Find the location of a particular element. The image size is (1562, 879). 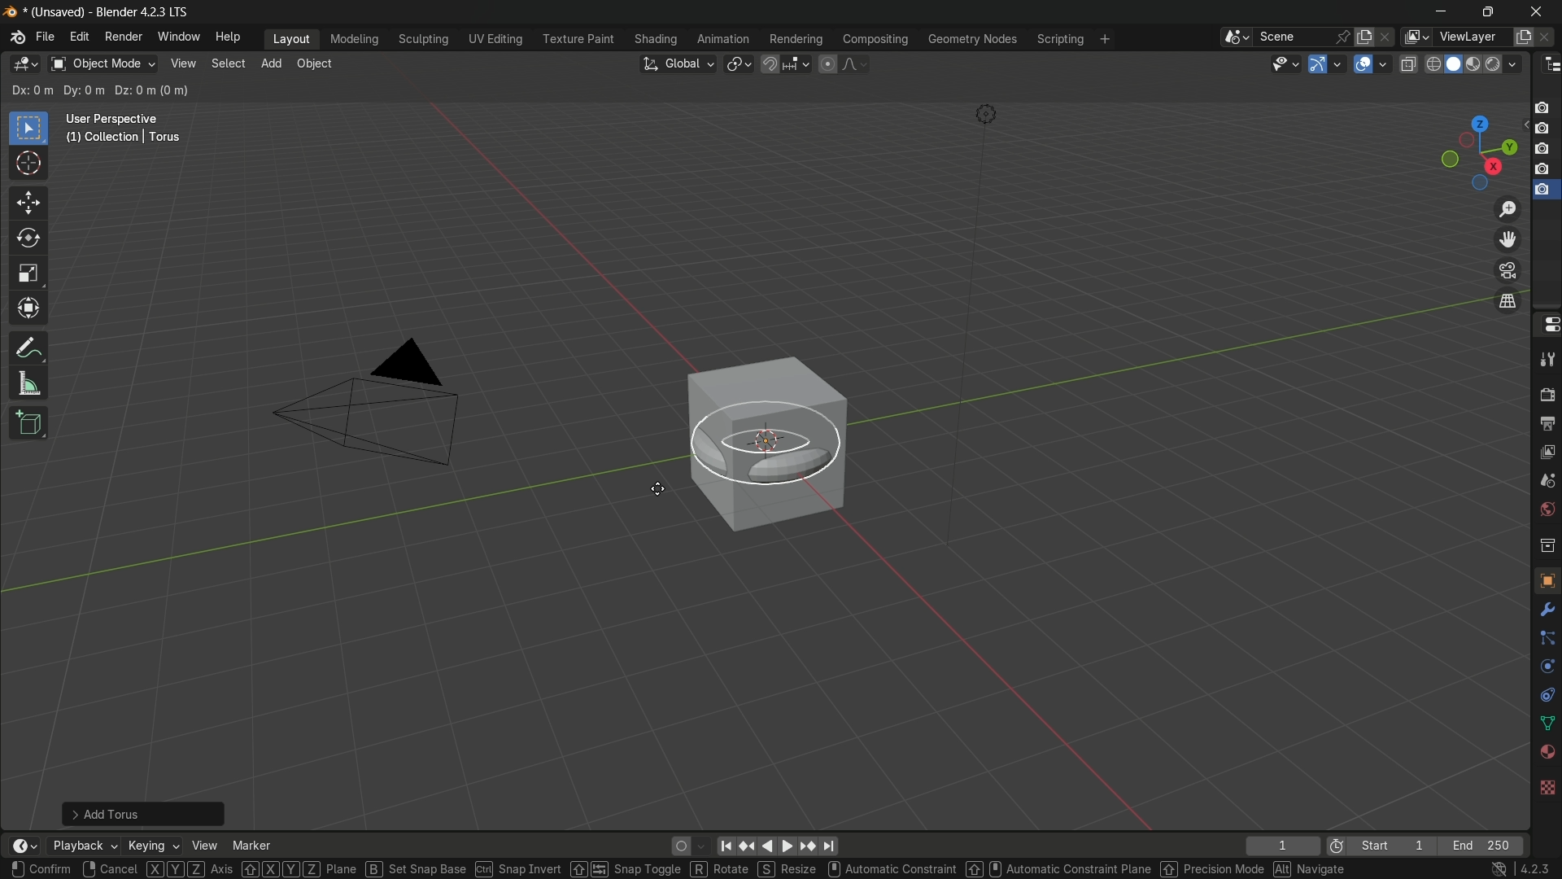

User Perspective is located at coordinates (116, 120).